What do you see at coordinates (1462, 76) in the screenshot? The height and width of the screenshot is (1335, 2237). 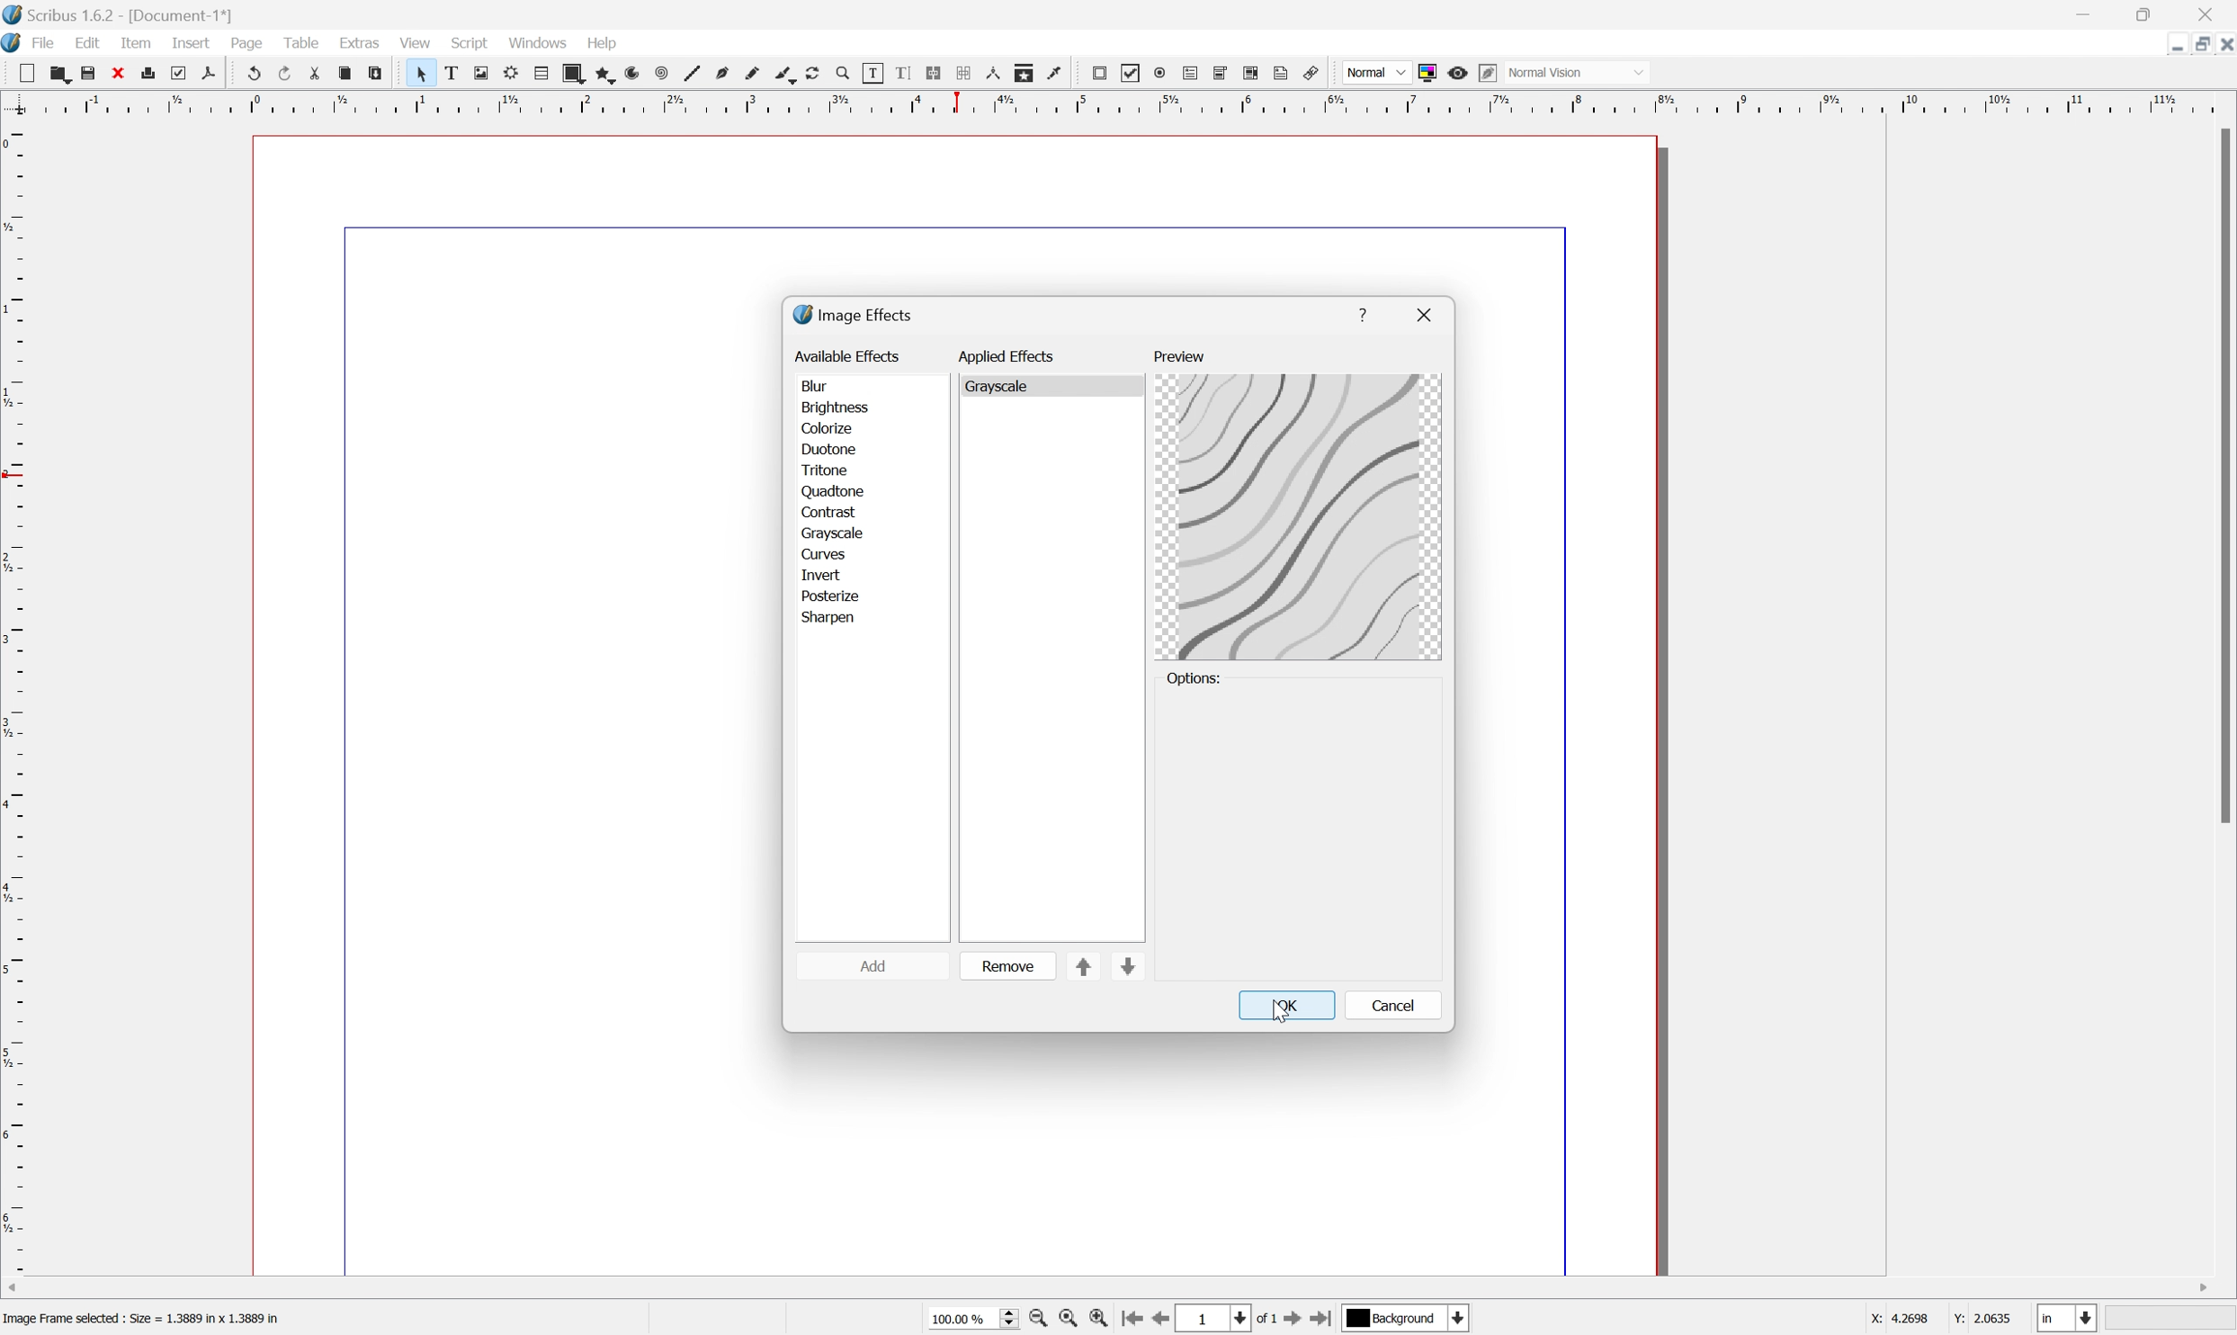 I see `Preview mode` at bounding box center [1462, 76].